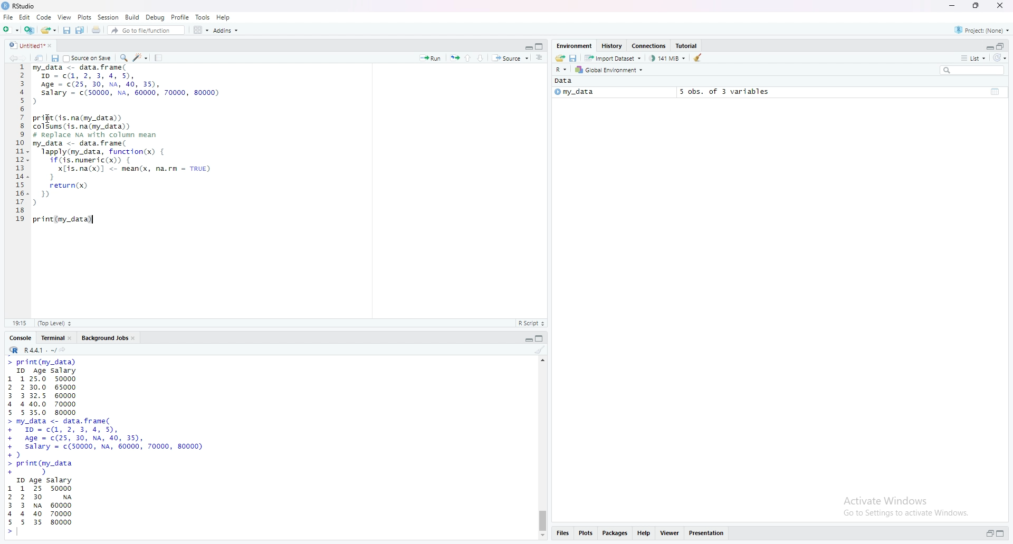  Describe the element at coordinates (58, 338) in the screenshot. I see `Terminal` at that location.